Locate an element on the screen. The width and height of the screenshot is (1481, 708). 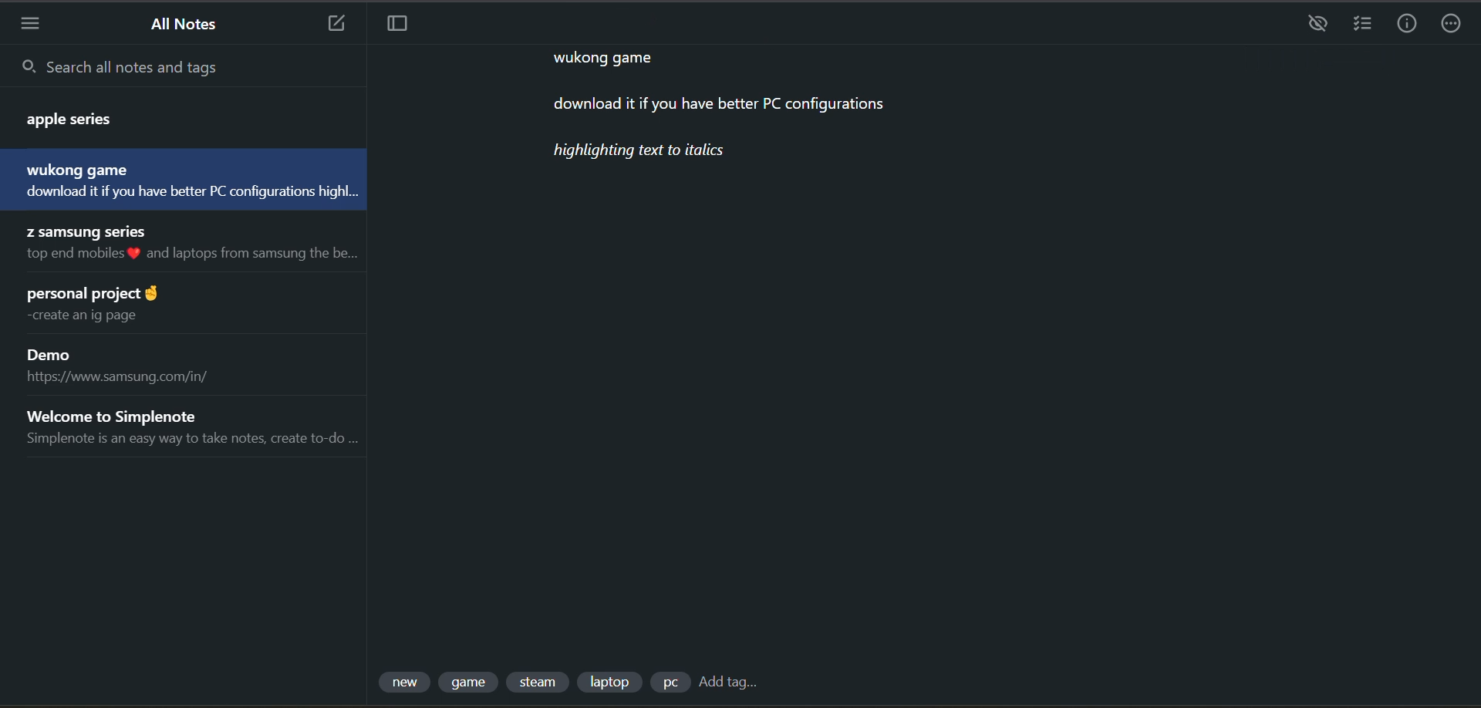
tag 1 is located at coordinates (407, 683).